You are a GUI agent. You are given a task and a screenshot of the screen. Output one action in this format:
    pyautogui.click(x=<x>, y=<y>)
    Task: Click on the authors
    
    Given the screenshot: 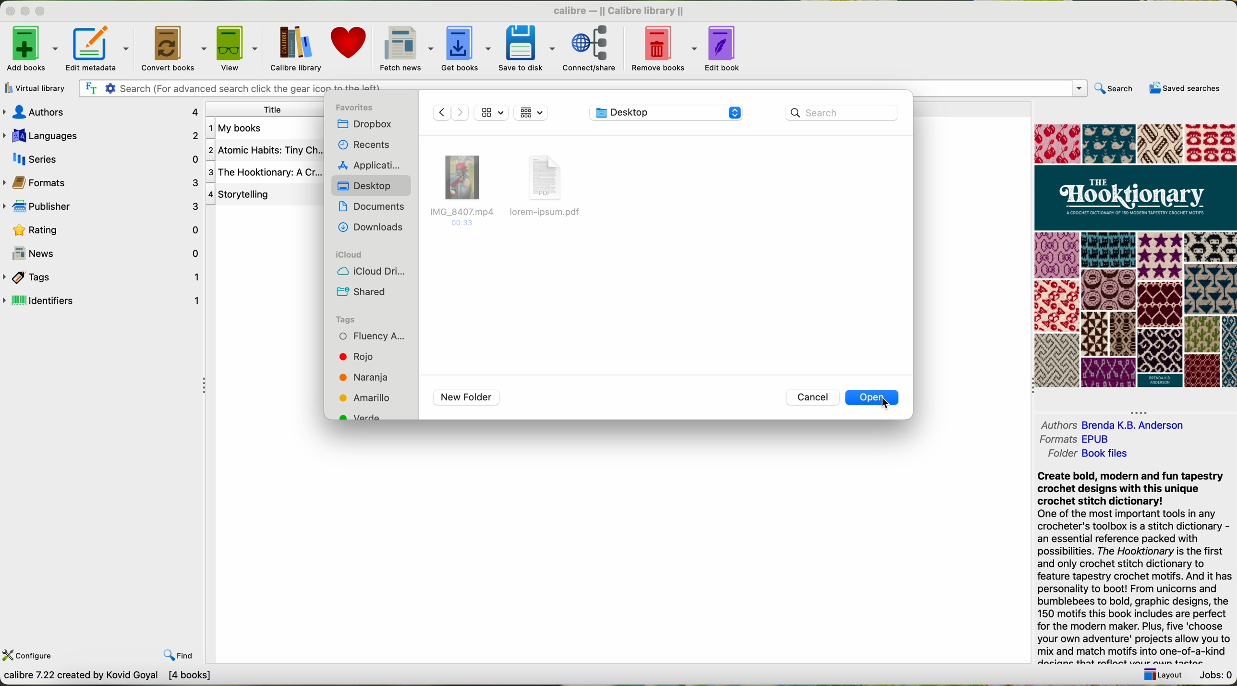 What is the action you would take?
    pyautogui.click(x=101, y=113)
    